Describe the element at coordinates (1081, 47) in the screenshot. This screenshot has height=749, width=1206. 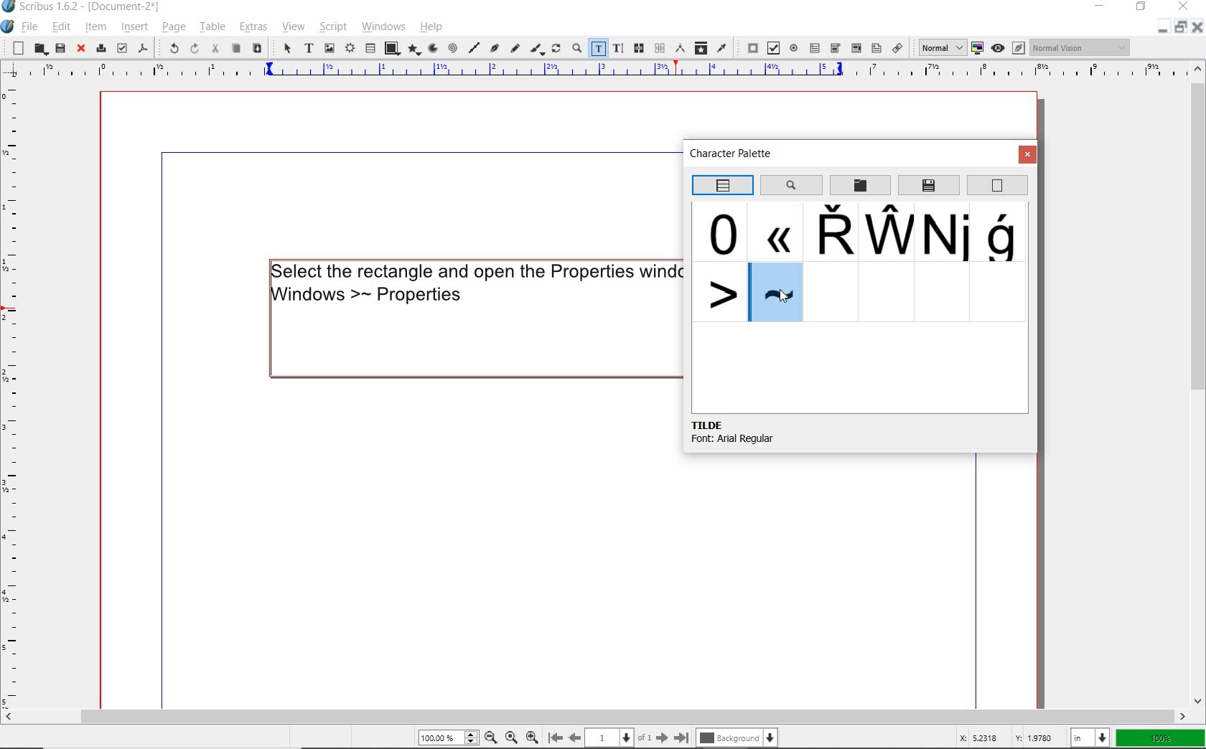
I see `Normal Vision` at that location.